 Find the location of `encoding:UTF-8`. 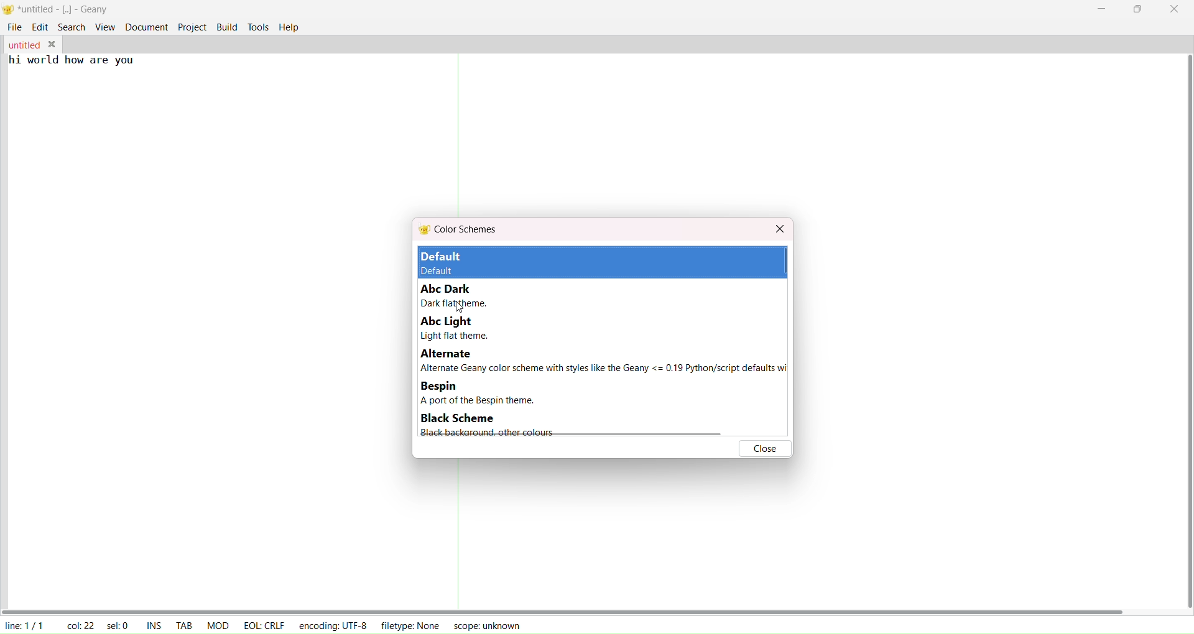

encoding:UTF-8 is located at coordinates (336, 624).